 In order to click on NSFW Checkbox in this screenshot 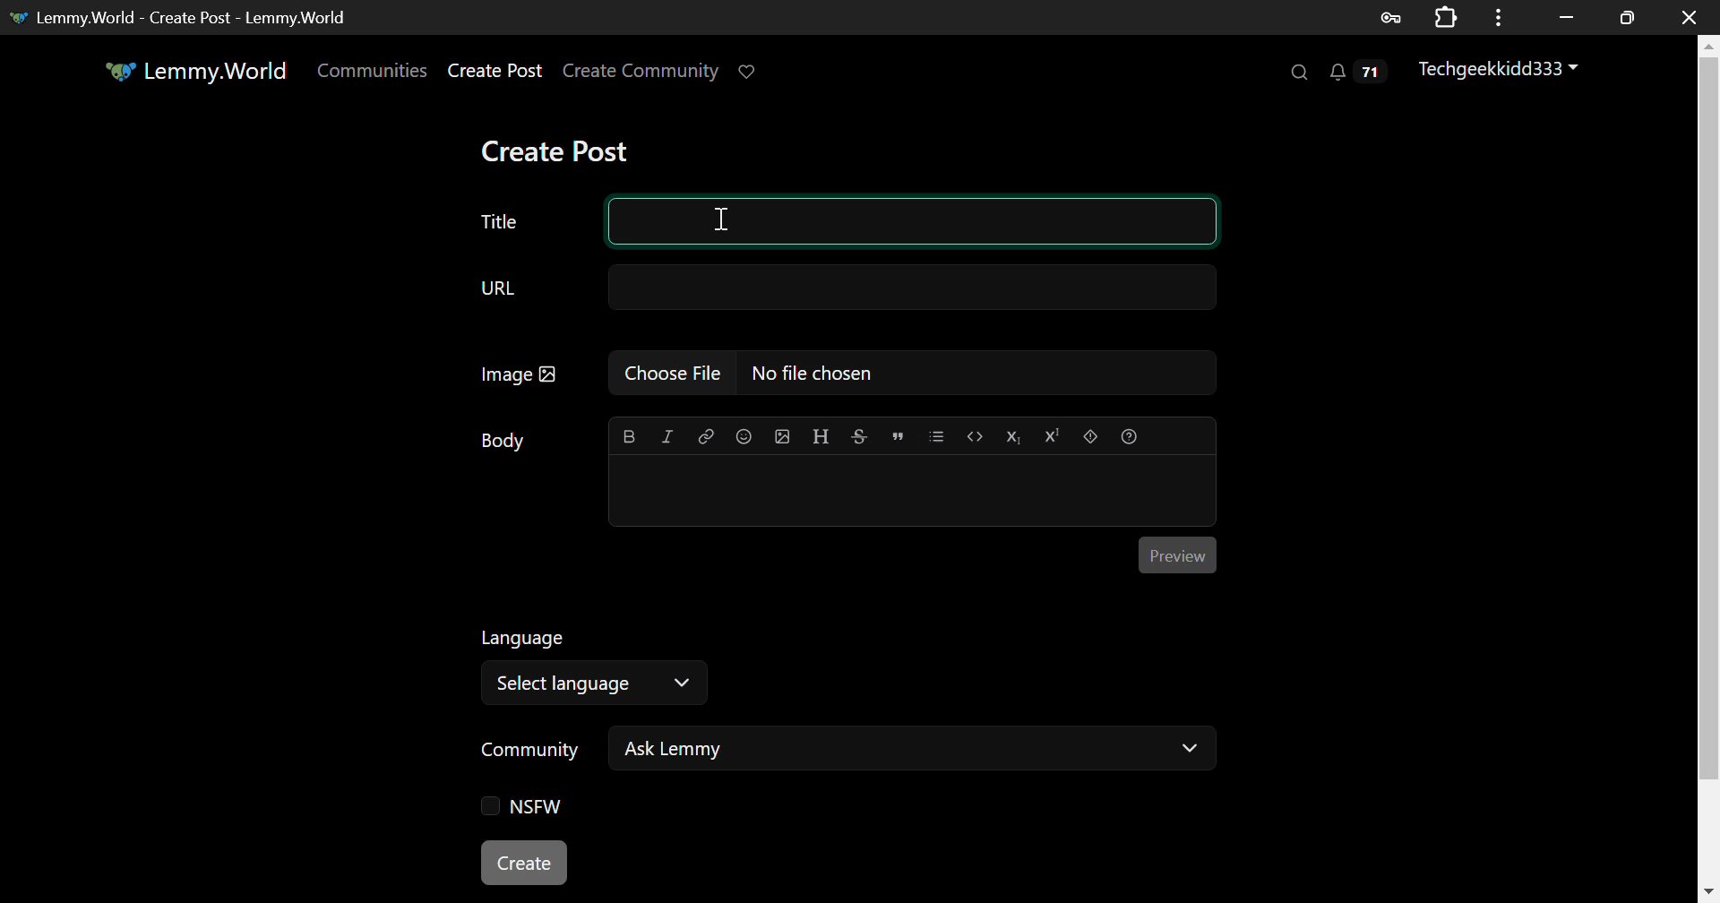, I will do `click(529, 807)`.